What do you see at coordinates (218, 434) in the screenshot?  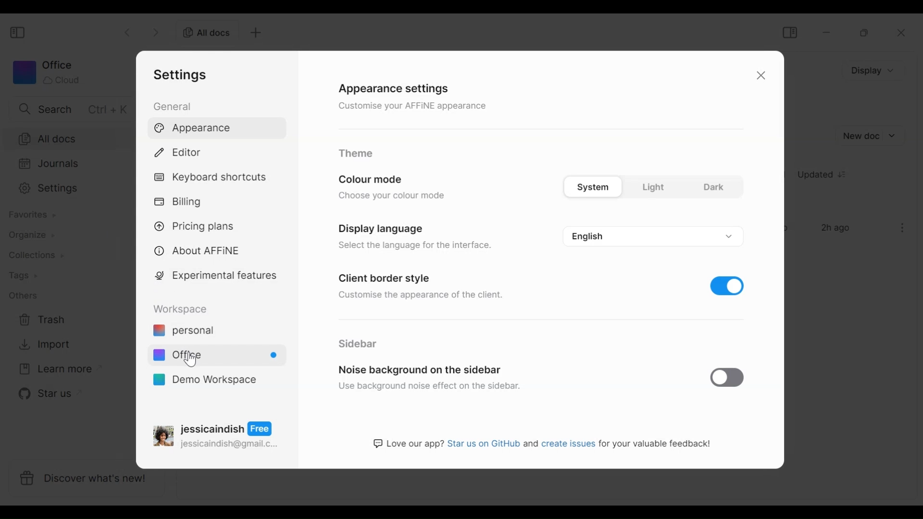 I see `Account` at bounding box center [218, 434].